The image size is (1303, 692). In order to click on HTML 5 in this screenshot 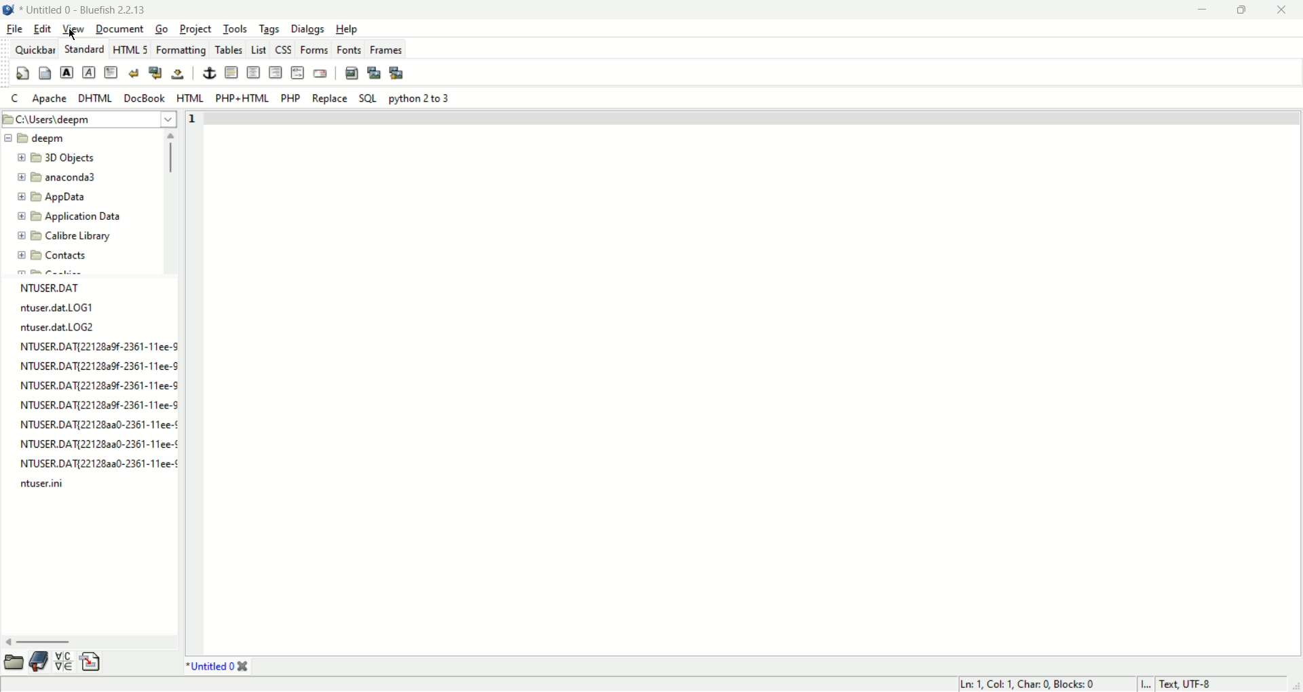, I will do `click(130, 48)`.